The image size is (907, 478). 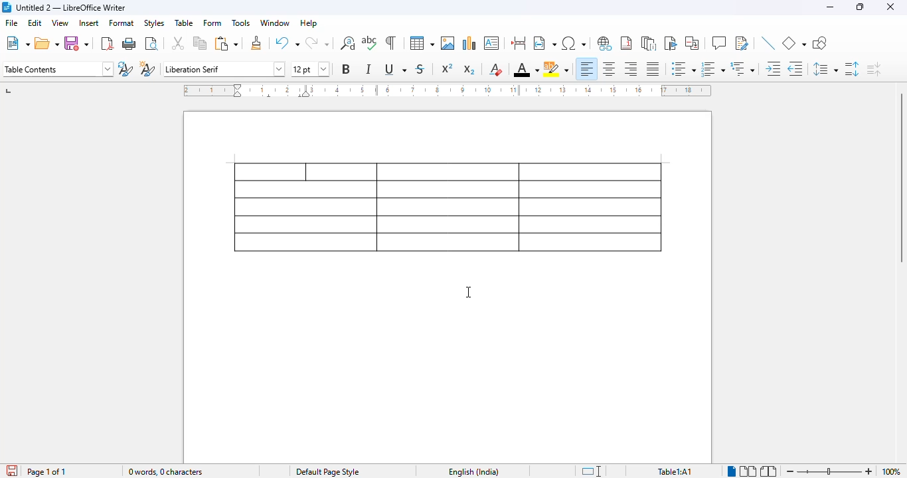 What do you see at coordinates (683, 68) in the screenshot?
I see `toggle unordered list` at bounding box center [683, 68].